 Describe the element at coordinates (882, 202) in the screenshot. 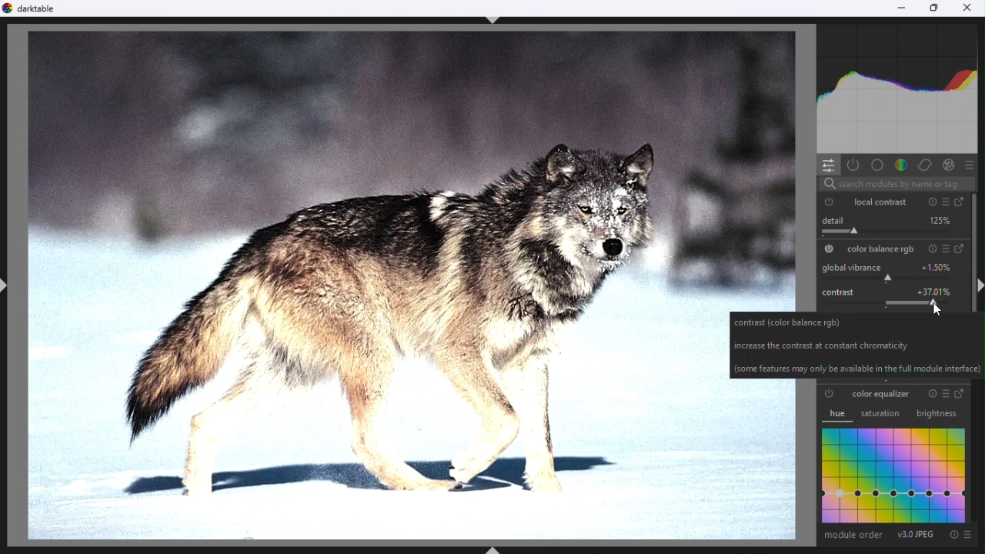

I see `local contrast` at that location.